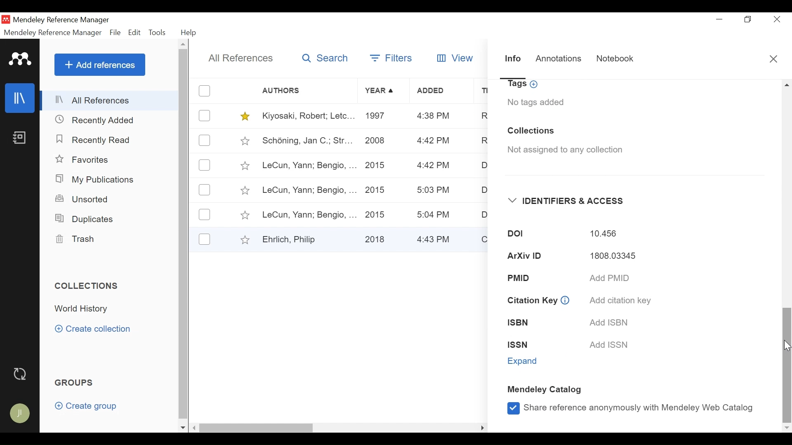 Image resolution: width=792 pixels, height=445 pixels. I want to click on Edit, so click(134, 33).